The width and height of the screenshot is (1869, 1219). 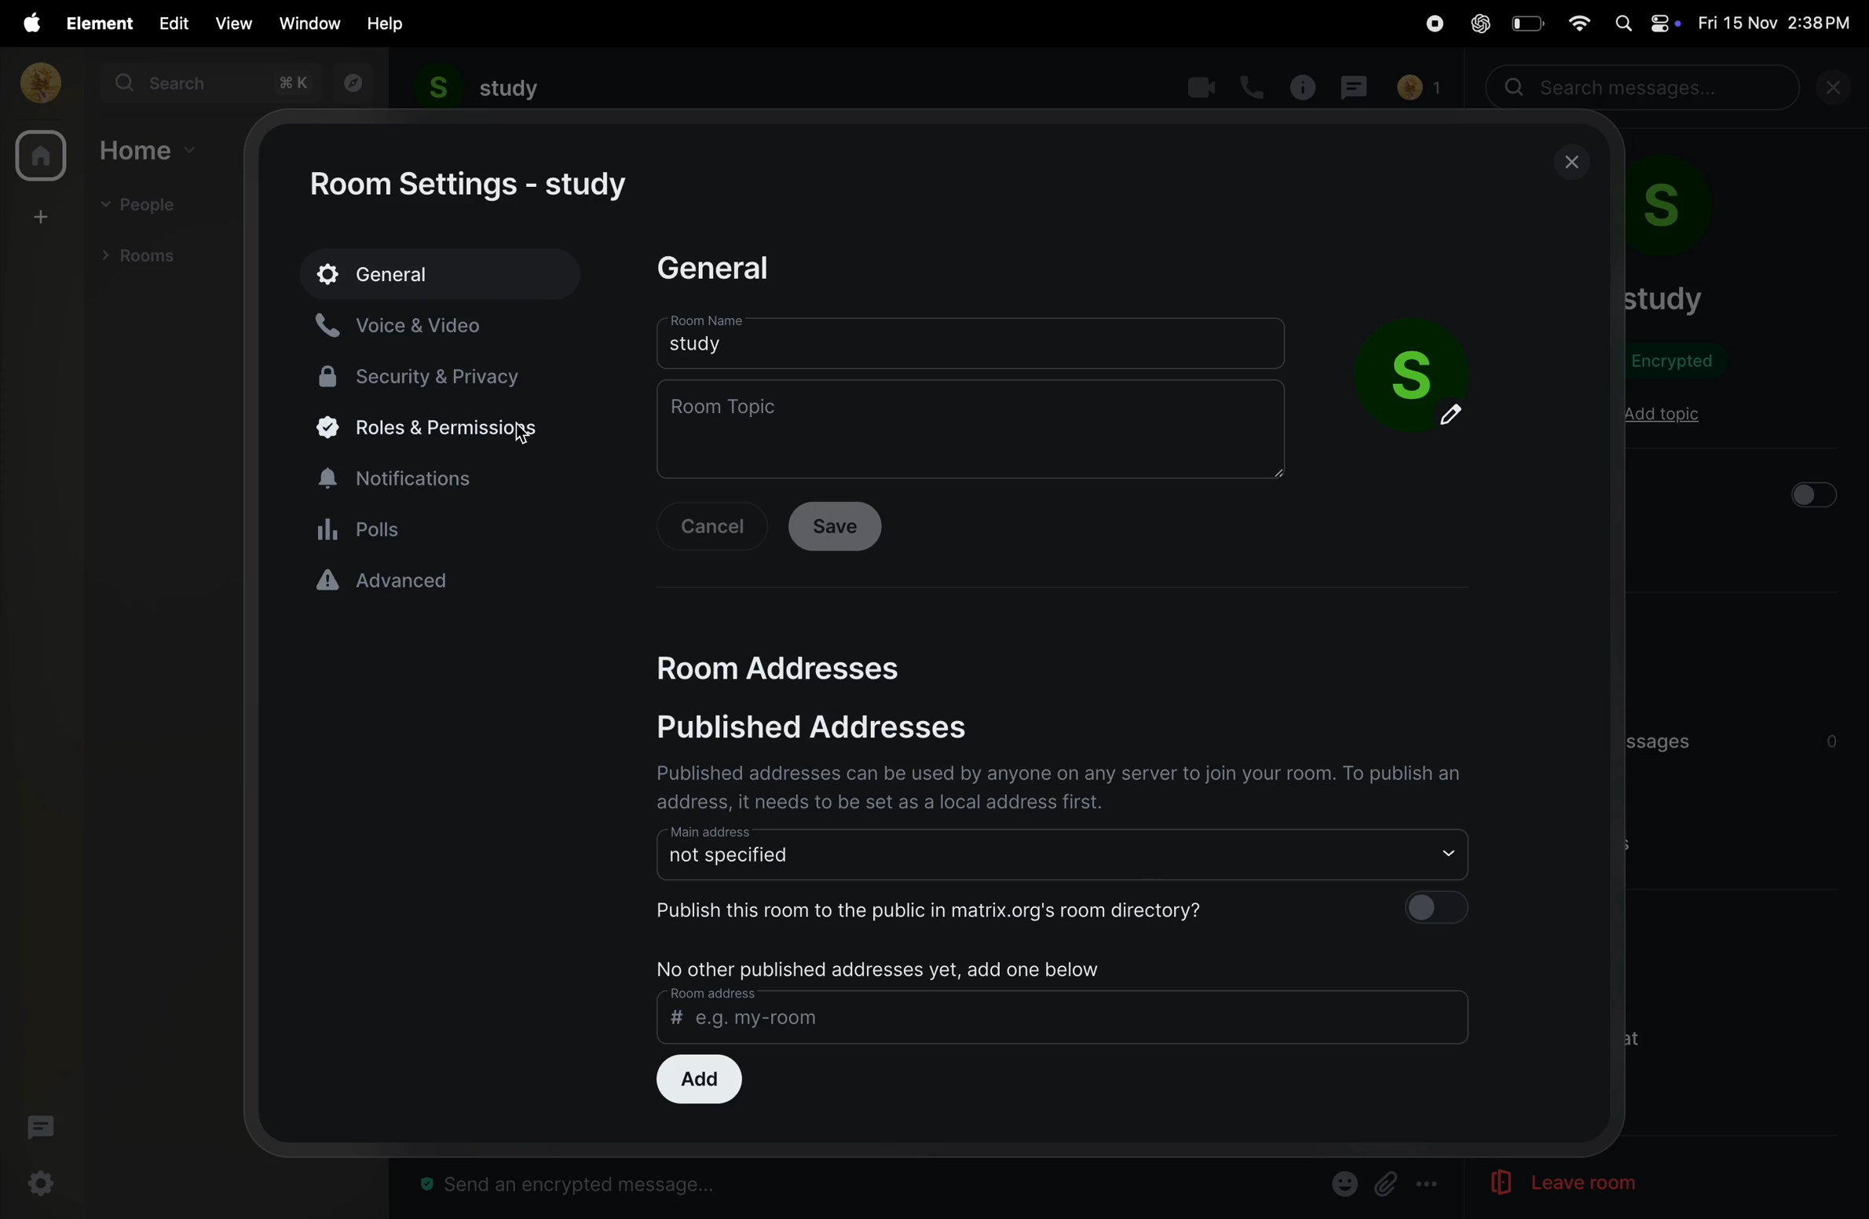 What do you see at coordinates (1202, 86) in the screenshot?
I see `video call` at bounding box center [1202, 86].